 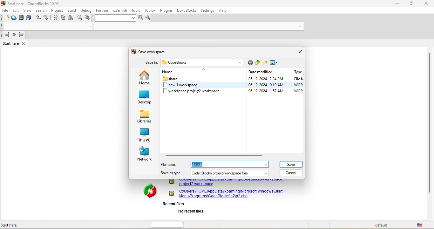 I want to click on Code: Blocks project/workspace files , so click(x=230, y=173).